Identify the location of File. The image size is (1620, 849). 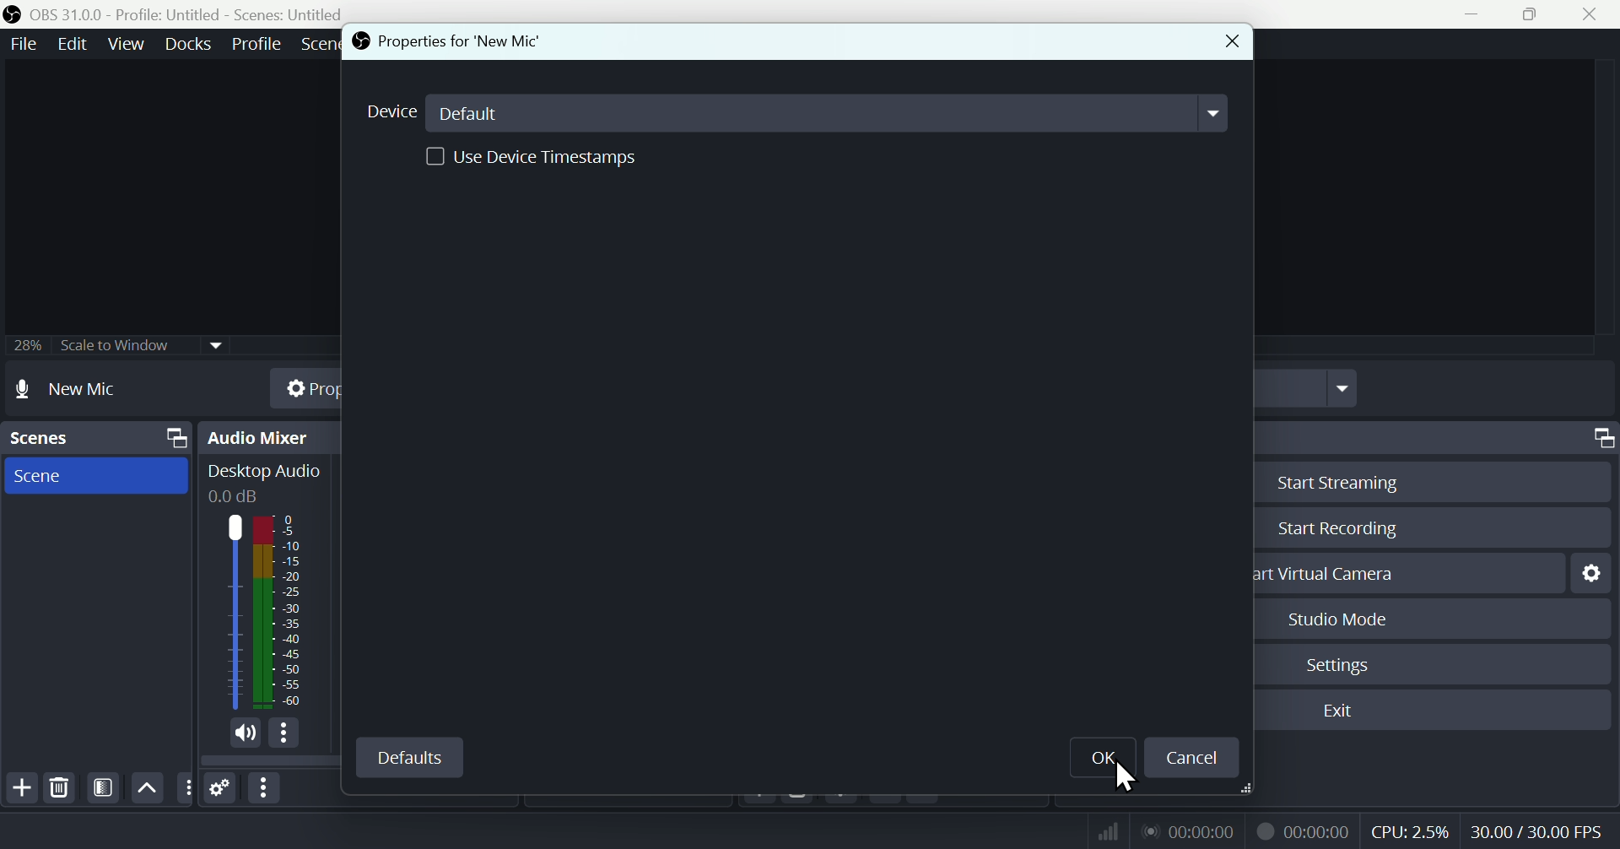
(21, 45).